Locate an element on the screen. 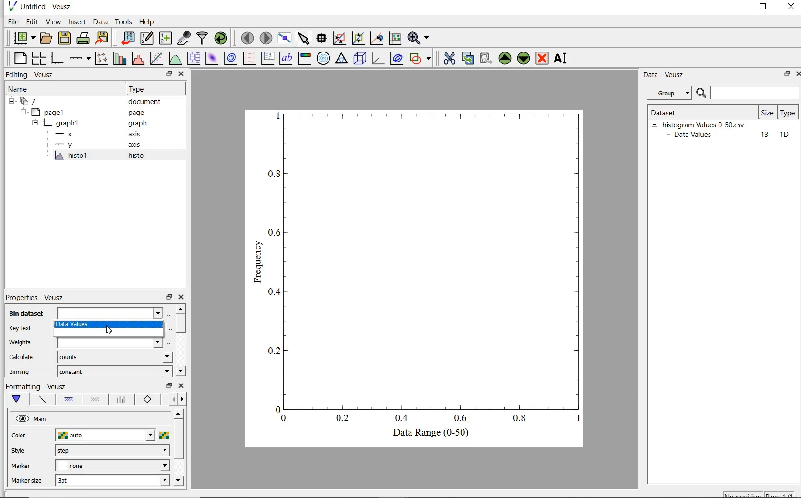 This screenshot has height=498, width=801. histogram Values 0-50.csv is located at coordinates (704, 124).